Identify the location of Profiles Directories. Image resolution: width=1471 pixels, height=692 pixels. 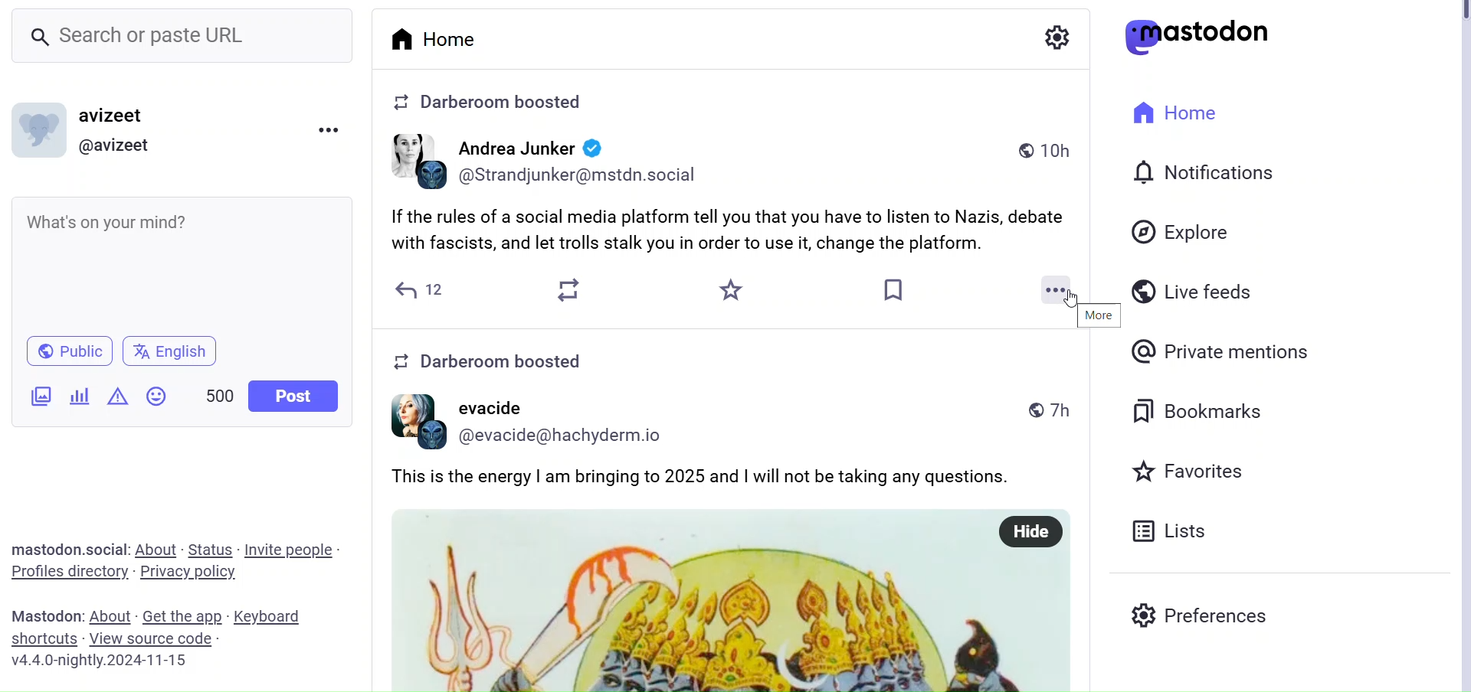
(69, 574).